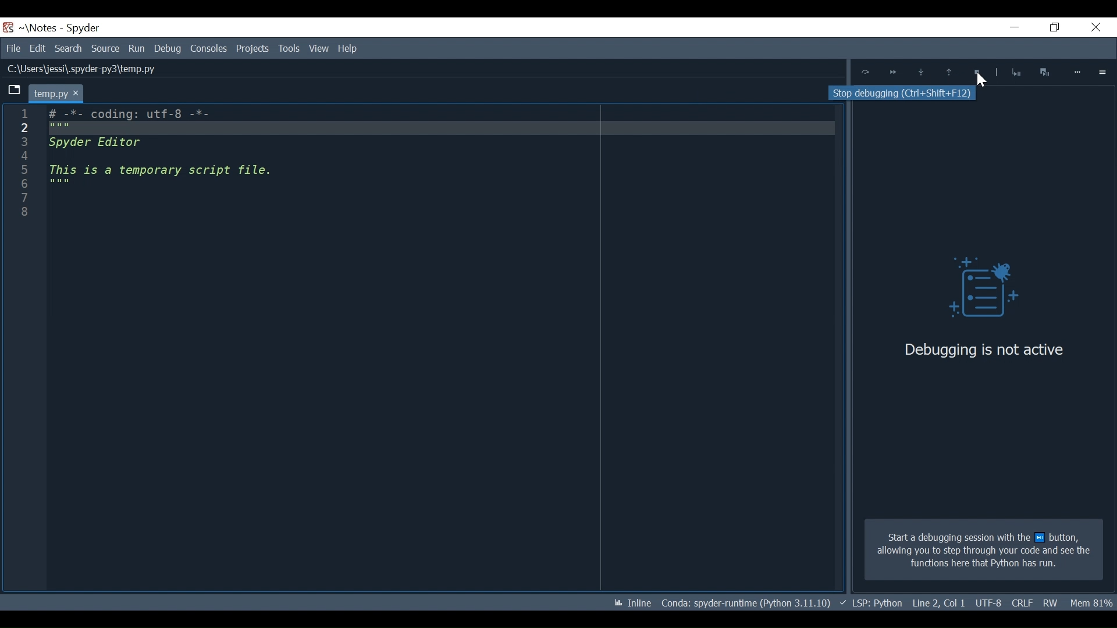  Describe the element at coordinates (23, 167) in the screenshot. I see `1 2 3 4 5 6 7 8` at that location.